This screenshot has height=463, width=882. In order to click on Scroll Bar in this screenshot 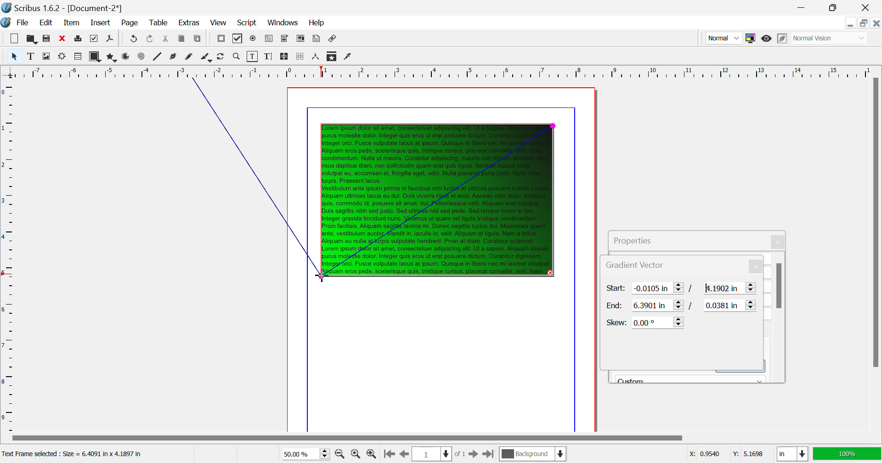, I will do `click(441, 439)`.